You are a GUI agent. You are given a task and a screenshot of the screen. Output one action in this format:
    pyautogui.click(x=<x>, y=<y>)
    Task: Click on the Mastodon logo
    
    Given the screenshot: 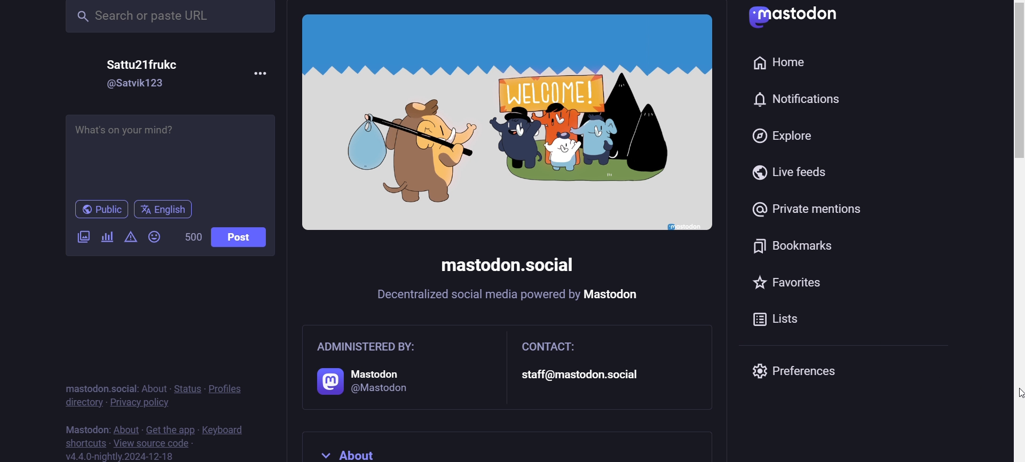 What is the action you would take?
    pyautogui.click(x=795, y=18)
    